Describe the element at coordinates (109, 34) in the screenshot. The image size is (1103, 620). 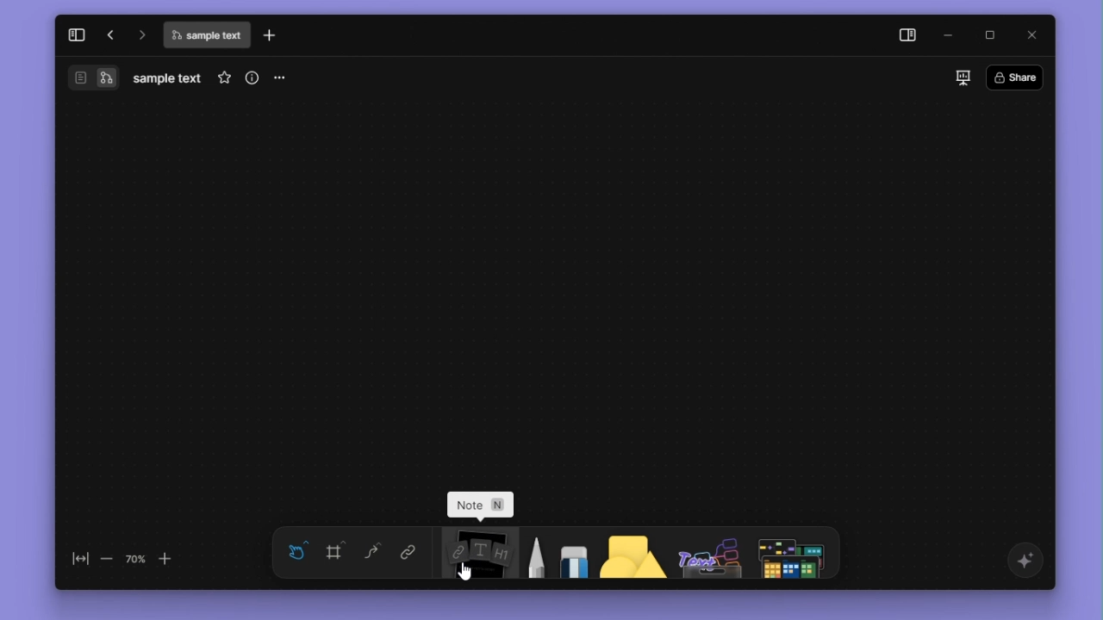
I see `go back` at that location.